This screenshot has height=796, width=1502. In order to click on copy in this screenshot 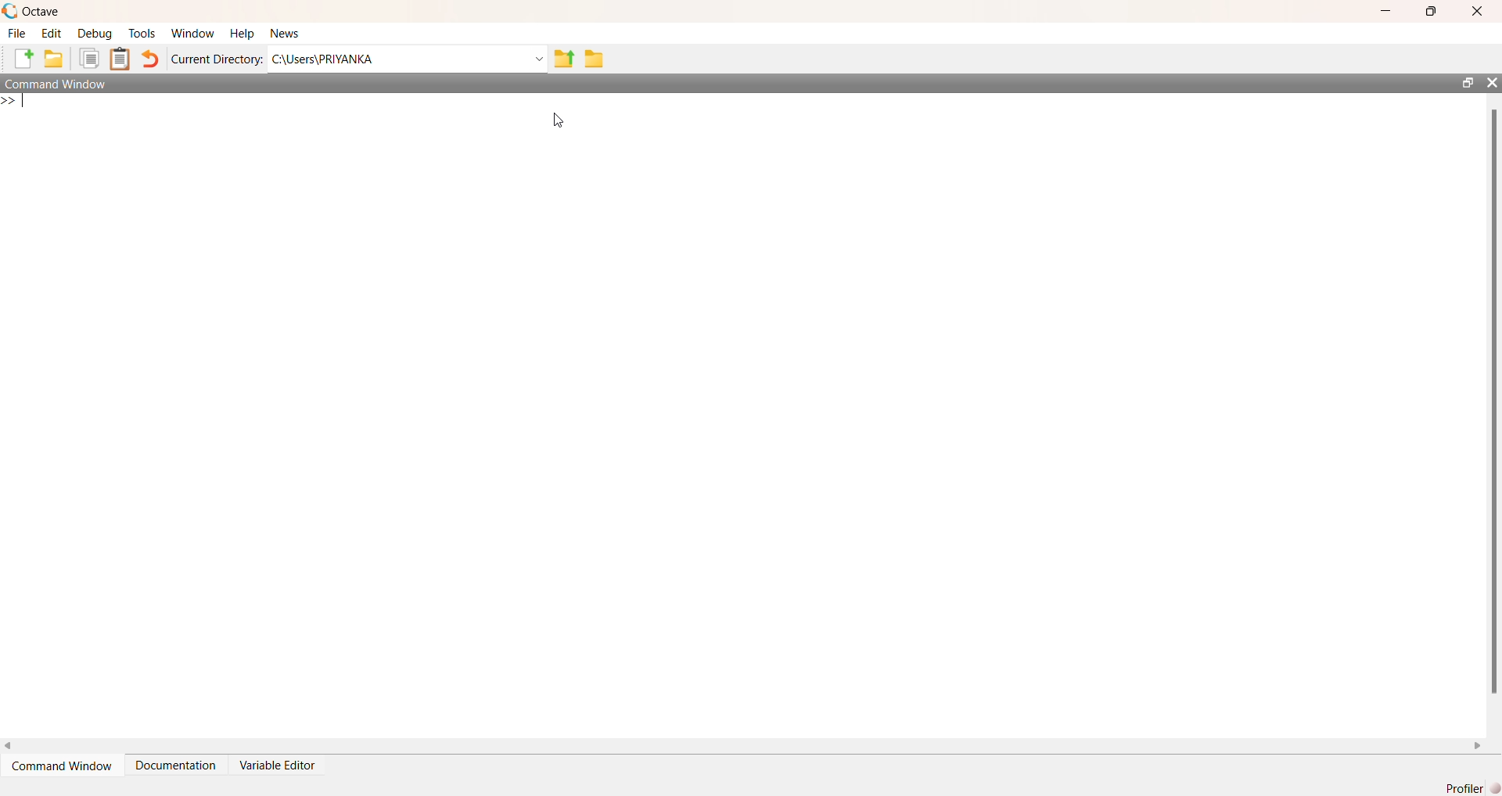, I will do `click(88, 59)`.